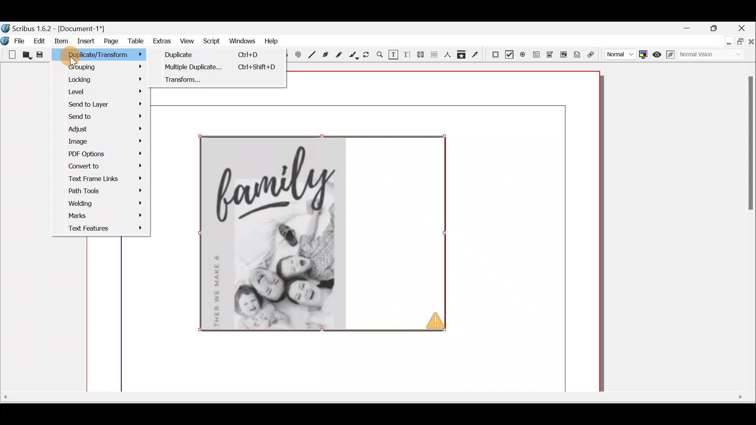 The height and width of the screenshot is (425, 756). Describe the element at coordinates (563, 54) in the screenshot. I see `PDF list box` at that location.